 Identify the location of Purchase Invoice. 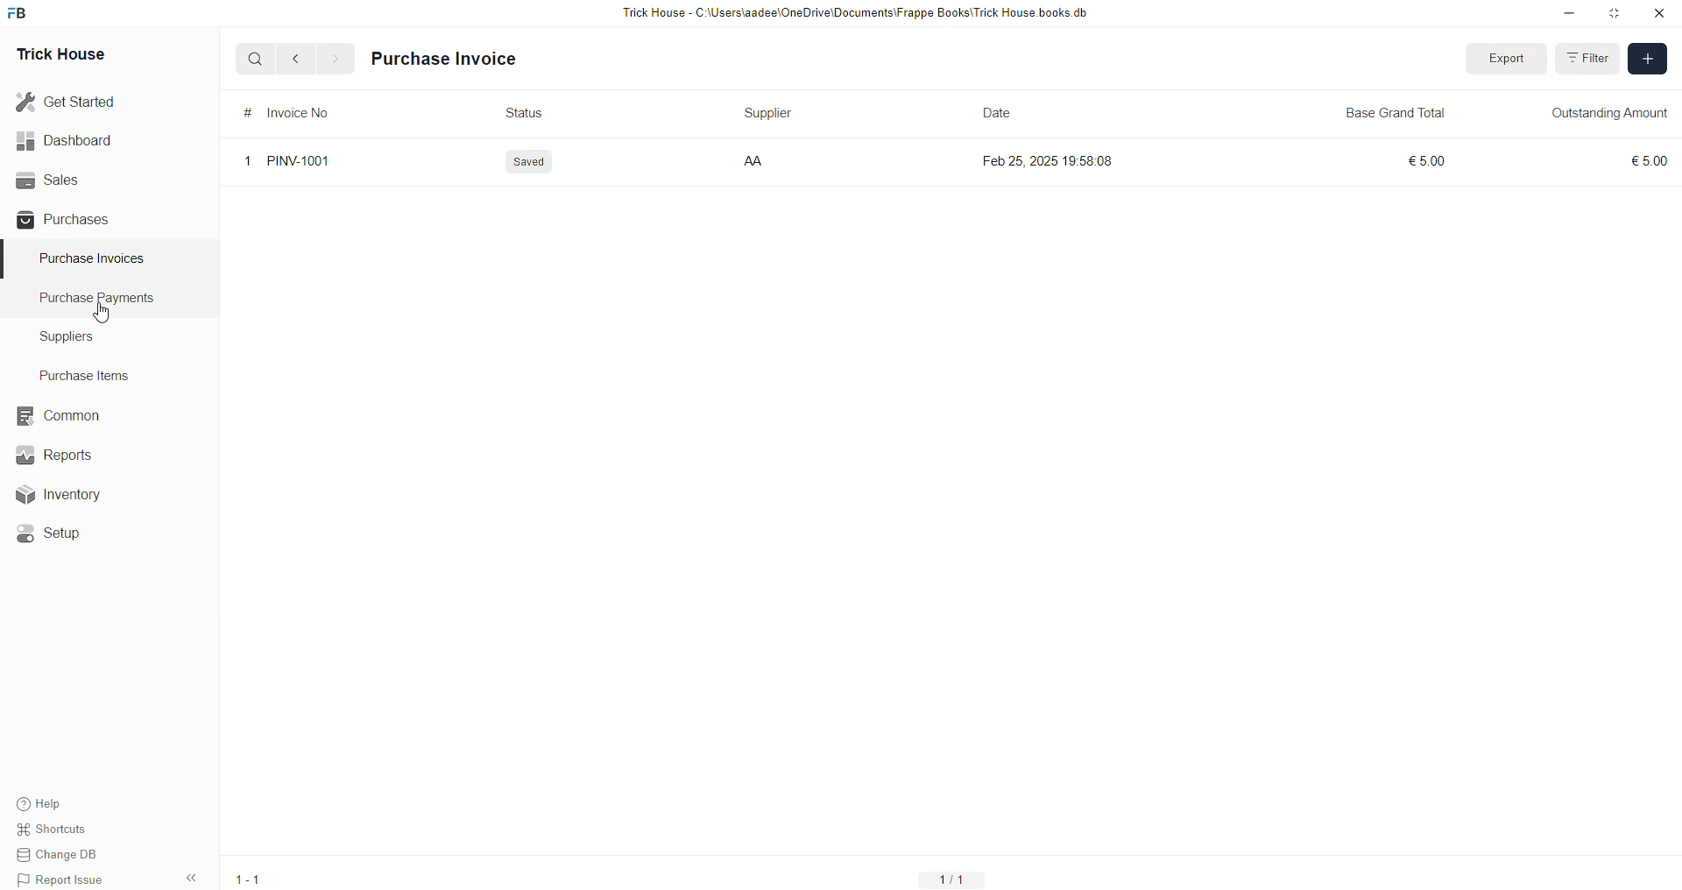
(452, 59).